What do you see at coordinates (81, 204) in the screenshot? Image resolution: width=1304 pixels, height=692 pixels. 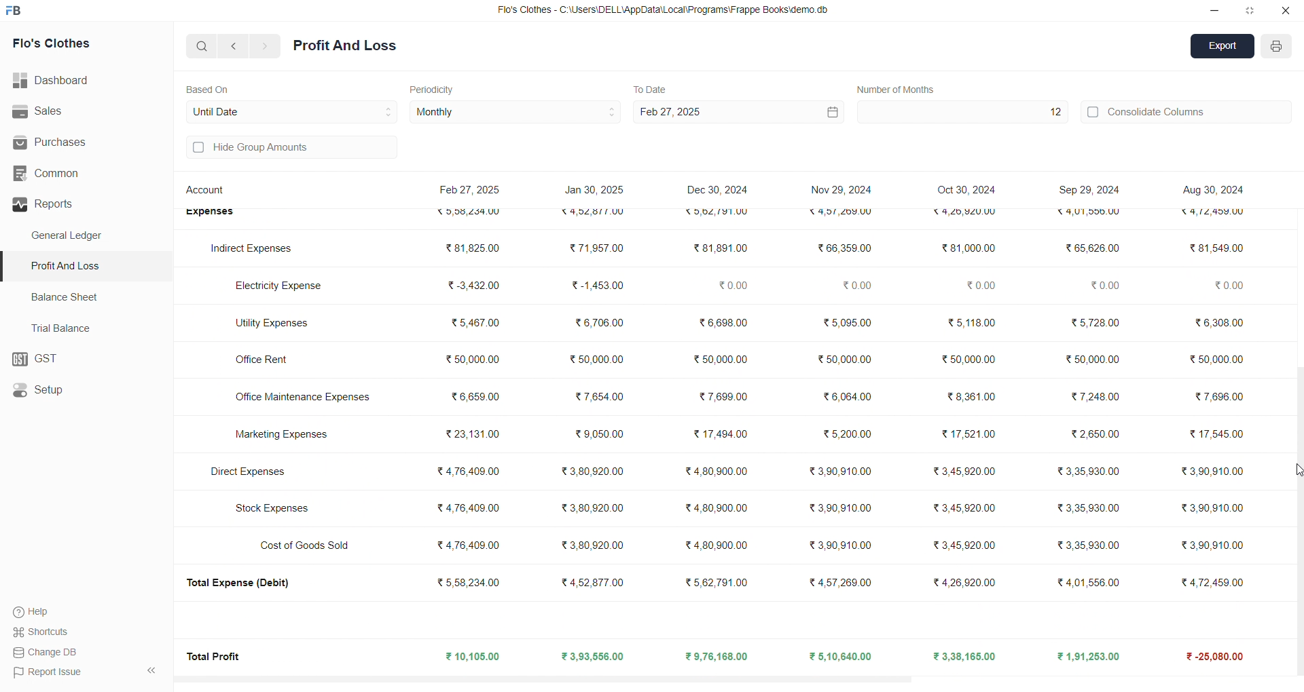 I see `Reports` at bounding box center [81, 204].